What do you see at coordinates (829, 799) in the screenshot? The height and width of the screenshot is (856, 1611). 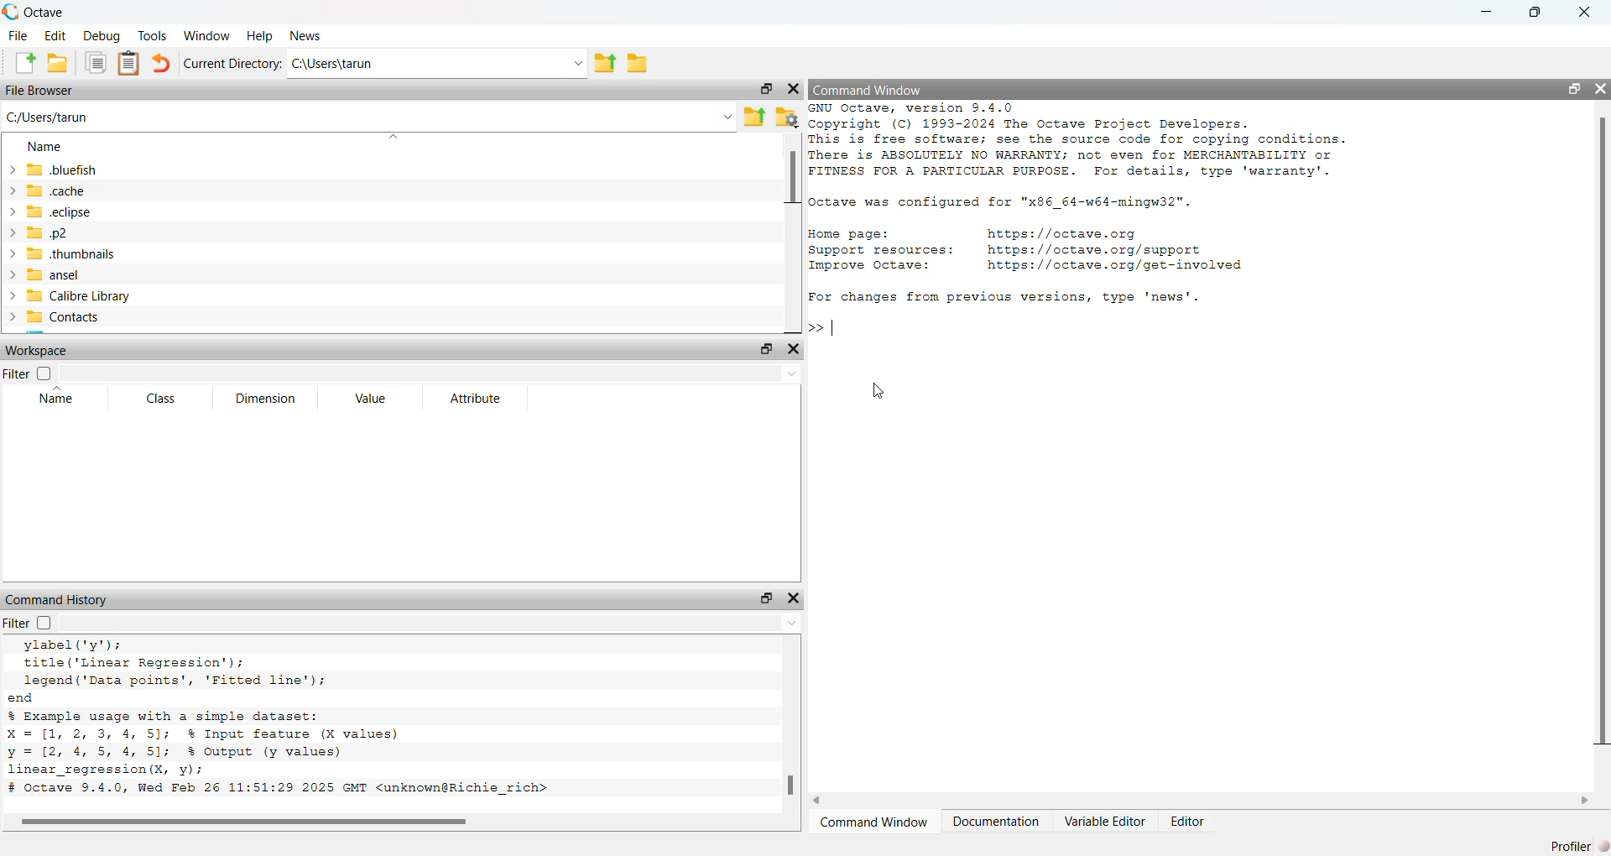 I see `move left` at bounding box center [829, 799].